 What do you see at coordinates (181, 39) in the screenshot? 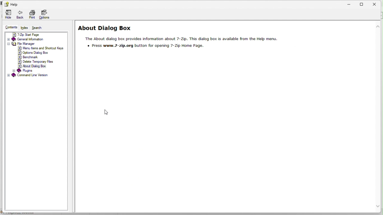
I see ` about dialogue box` at bounding box center [181, 39].